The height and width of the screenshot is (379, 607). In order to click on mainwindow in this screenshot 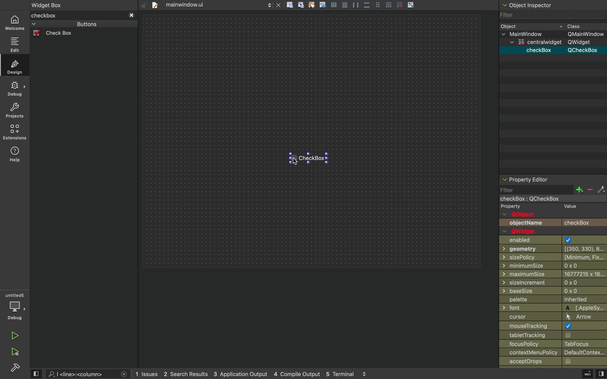, I will do `click(553, 34)`.